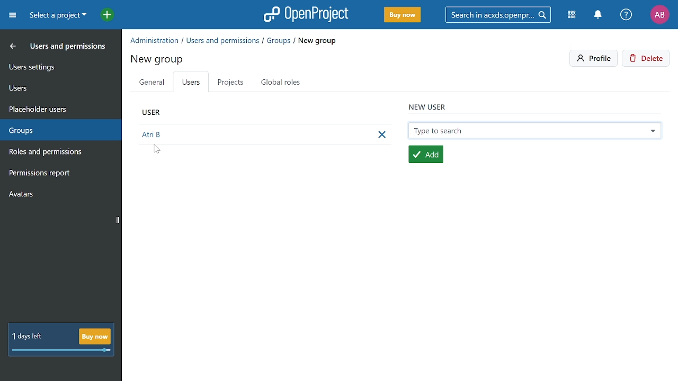 This screenshot has width=678, height=381. Describe the element at coordinates (306, 14) in the screenshot. I see `Open project logo` at that location.